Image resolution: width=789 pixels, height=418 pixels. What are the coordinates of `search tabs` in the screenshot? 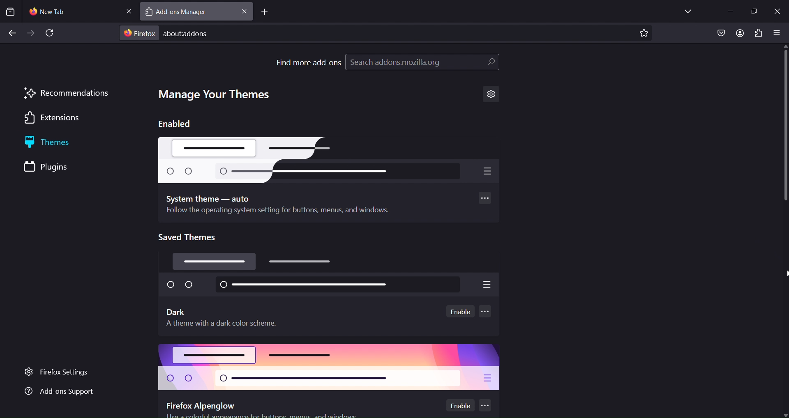 It's located at (10, 11).